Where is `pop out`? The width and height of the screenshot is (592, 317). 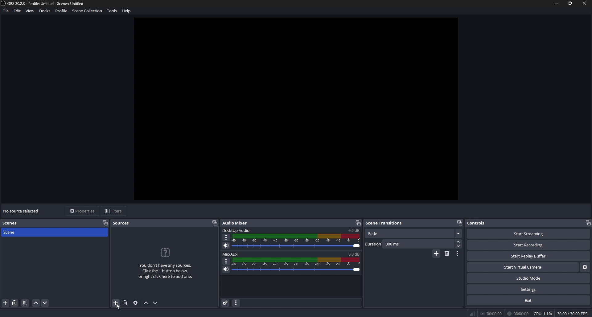
pop out is located at coordinates (357, 223).